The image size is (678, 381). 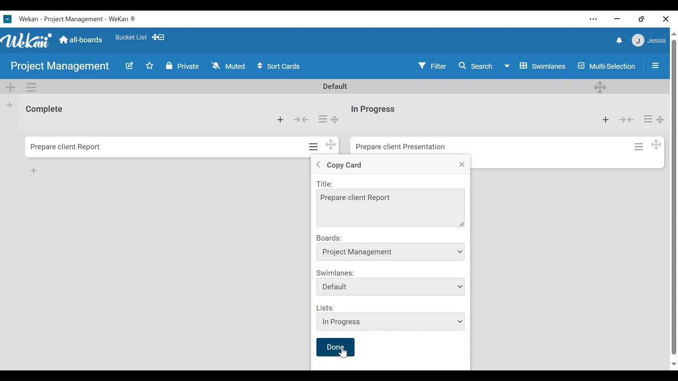 I want to click on Card Title, so click(x=66, y=146).